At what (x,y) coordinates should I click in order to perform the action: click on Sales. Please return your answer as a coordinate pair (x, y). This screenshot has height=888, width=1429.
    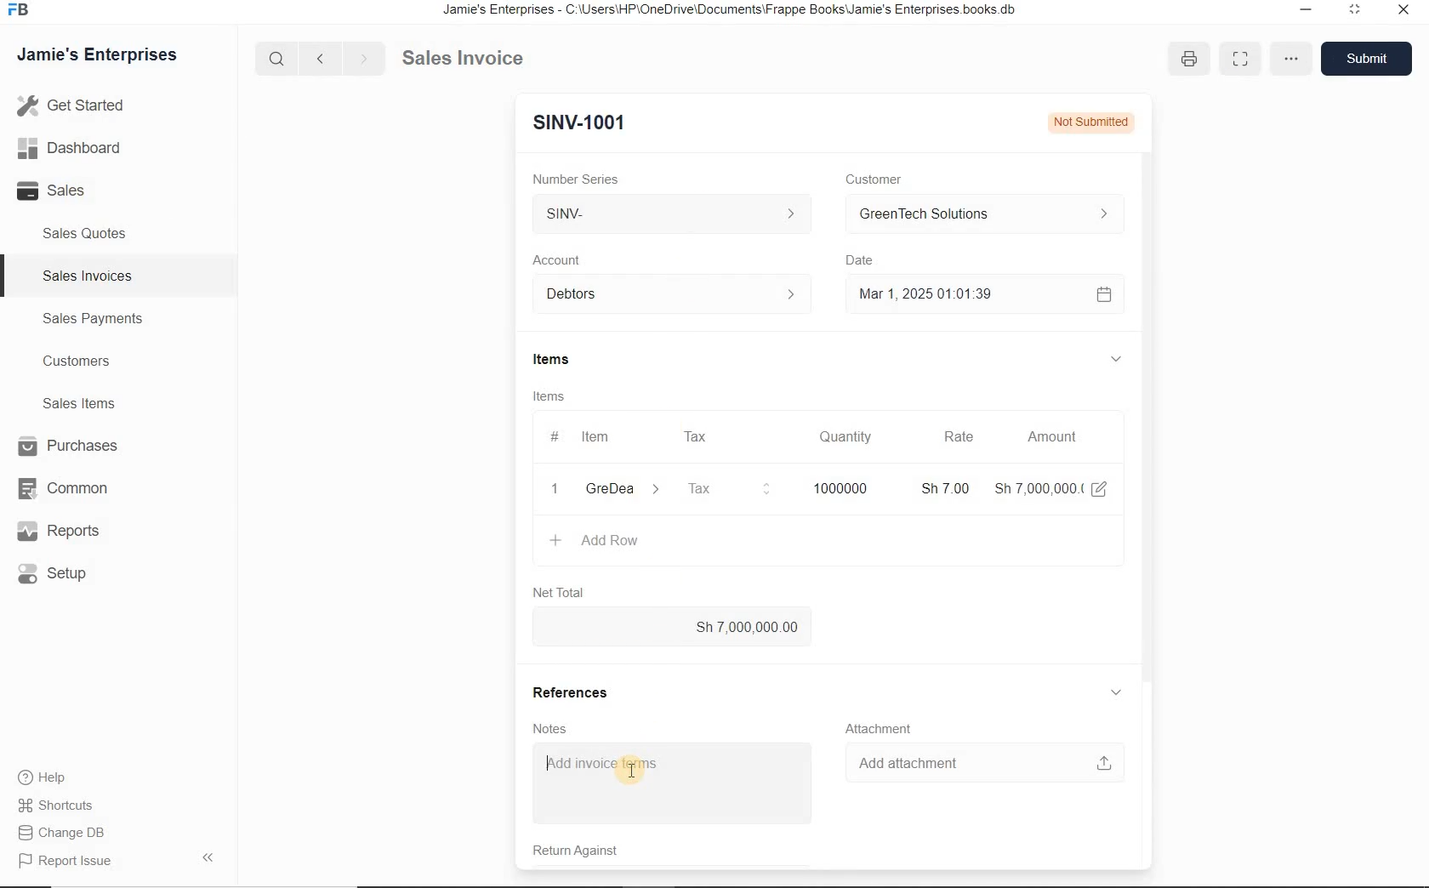
    Looking at the image, I should click on (58, 191).